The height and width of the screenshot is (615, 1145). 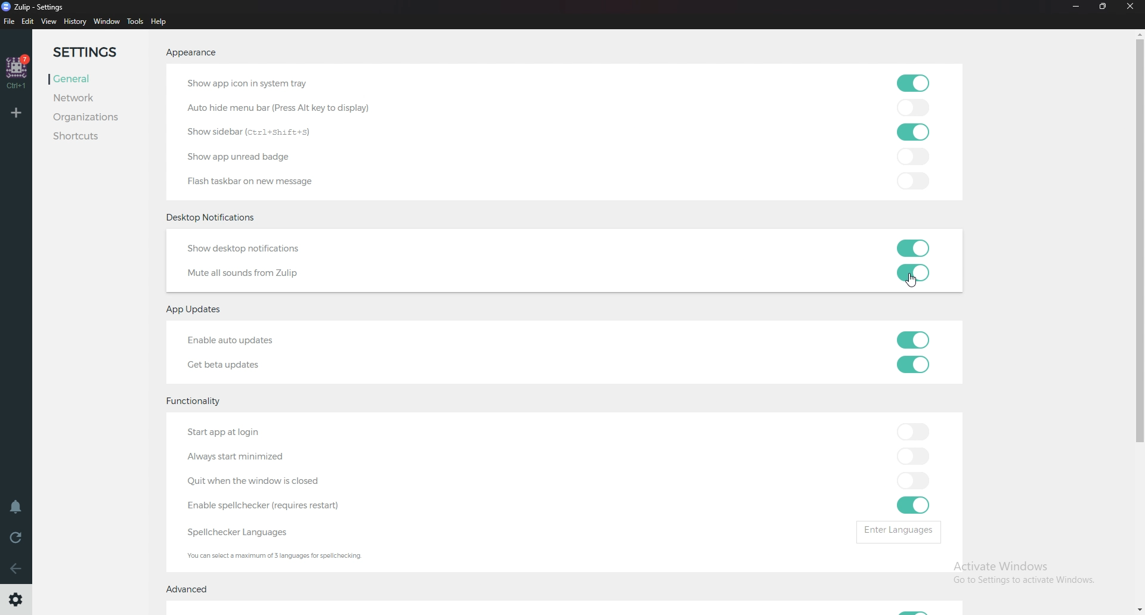 What do you see at coordinates (17, 600) in the screenshot?
I see `settings` at bounding box center [17, 600].